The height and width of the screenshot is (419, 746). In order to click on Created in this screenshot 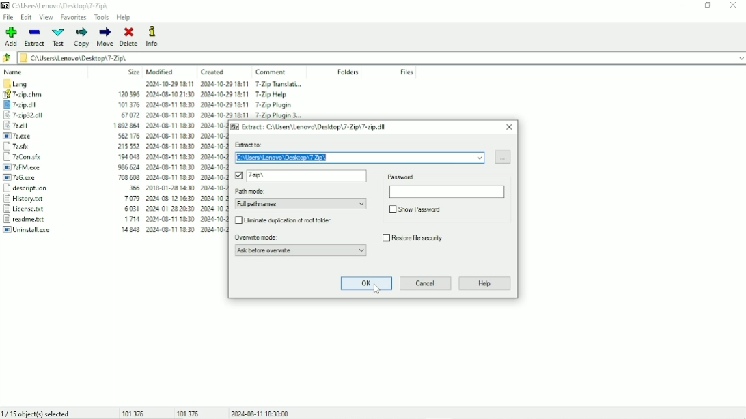, I will do `click(212, 72)`.